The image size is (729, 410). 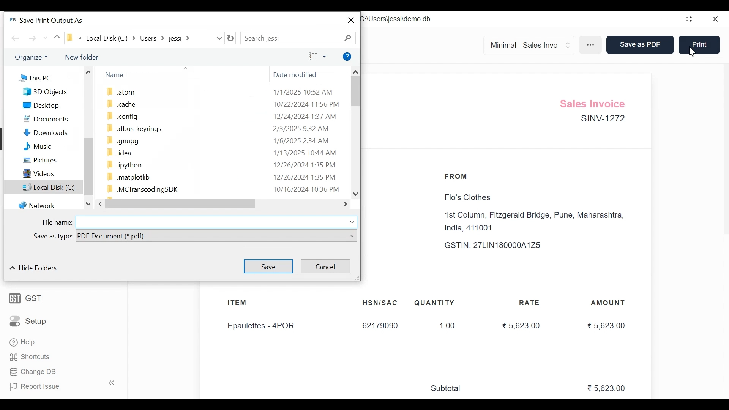 What do you see at coordinates (210, 221) in the screenshot?
I see `Enter File name` at bounding box center [210, 221].